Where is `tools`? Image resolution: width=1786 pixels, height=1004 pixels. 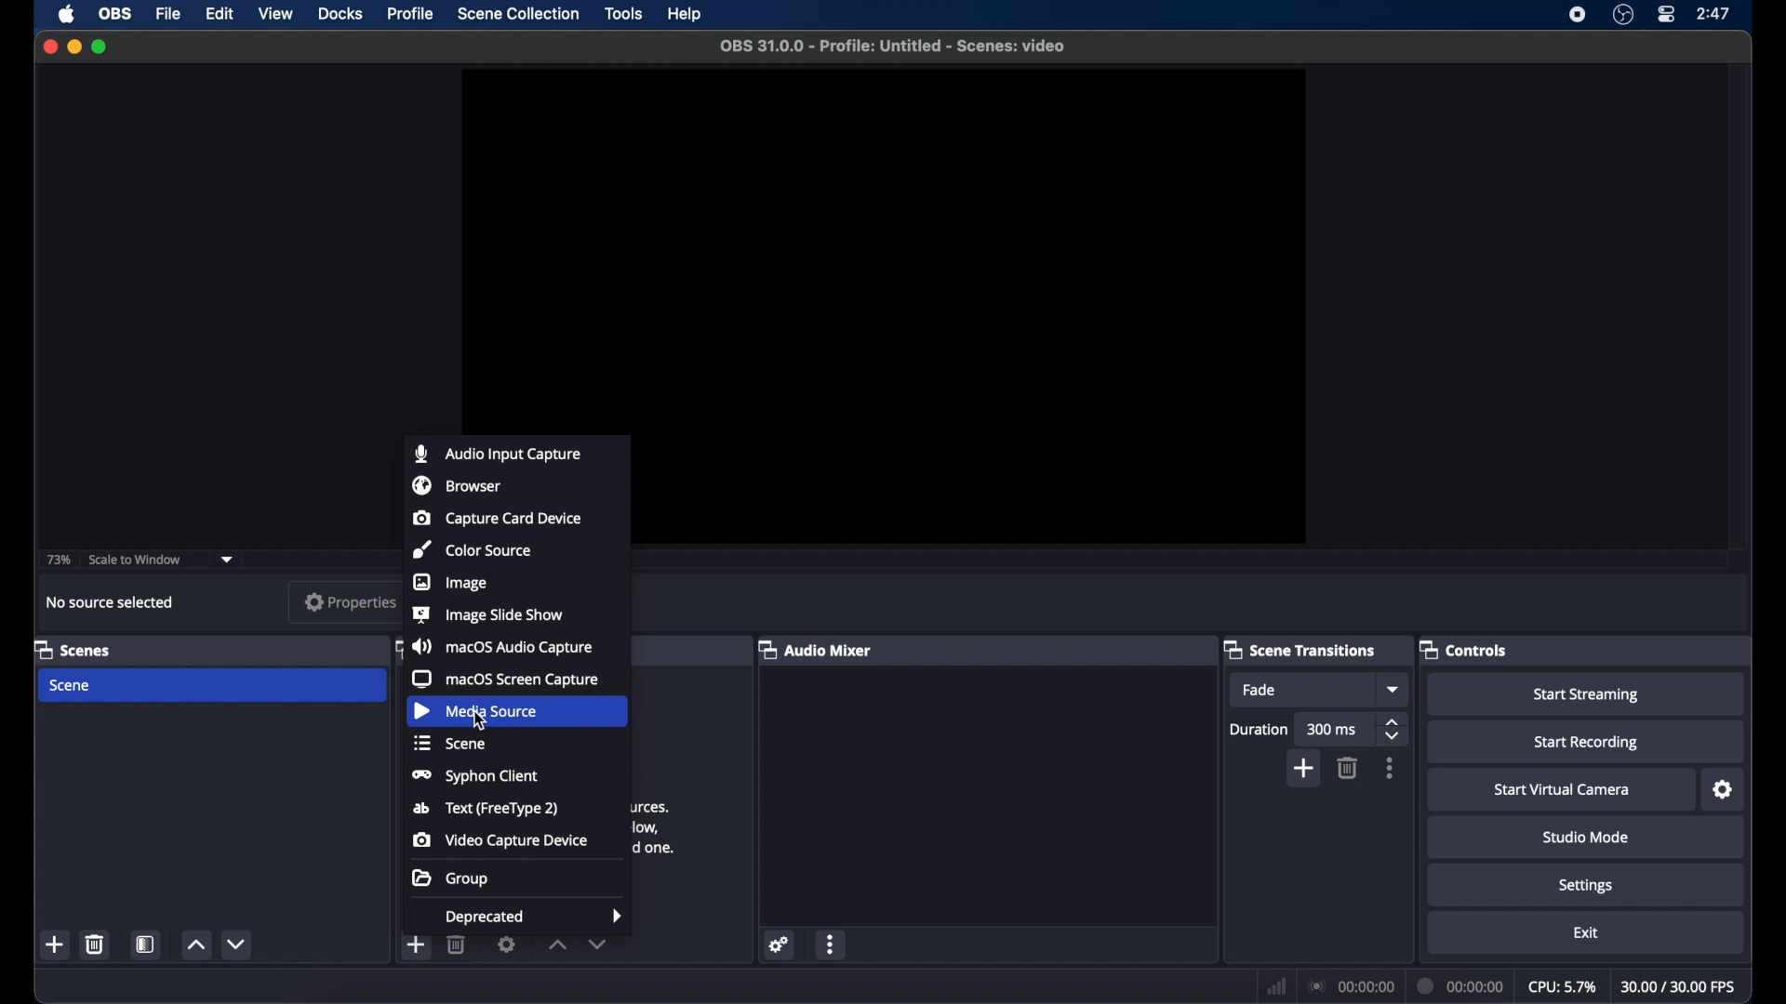
tools is located at coordinates (625, 14).